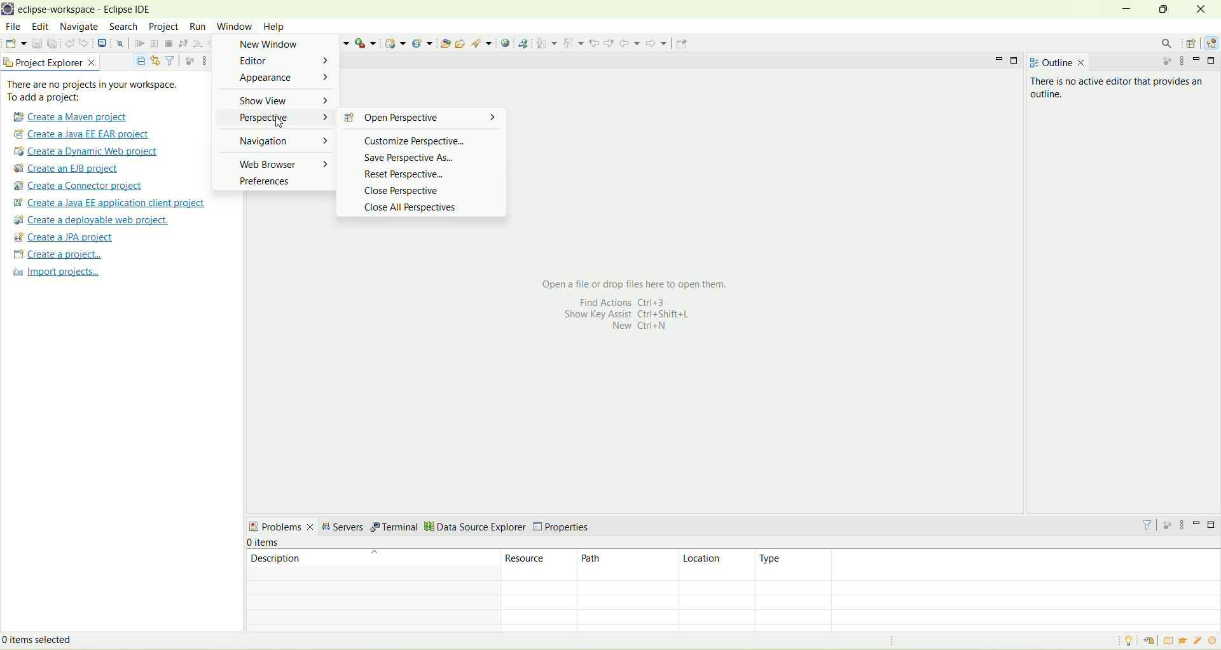 The width and height of the screenshot is (1221, 650). Describe the element at coordinates (78, 187) in the screenshot. I see `create a connector project` at that location.